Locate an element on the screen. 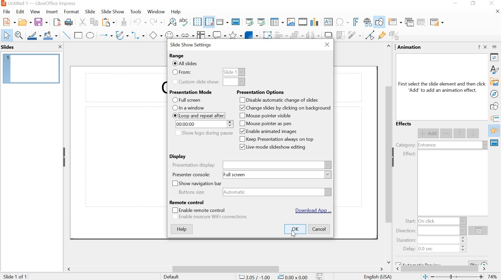 The height and width of the screenshot is (280, 501). shapes is located at coordinates (495, 107).